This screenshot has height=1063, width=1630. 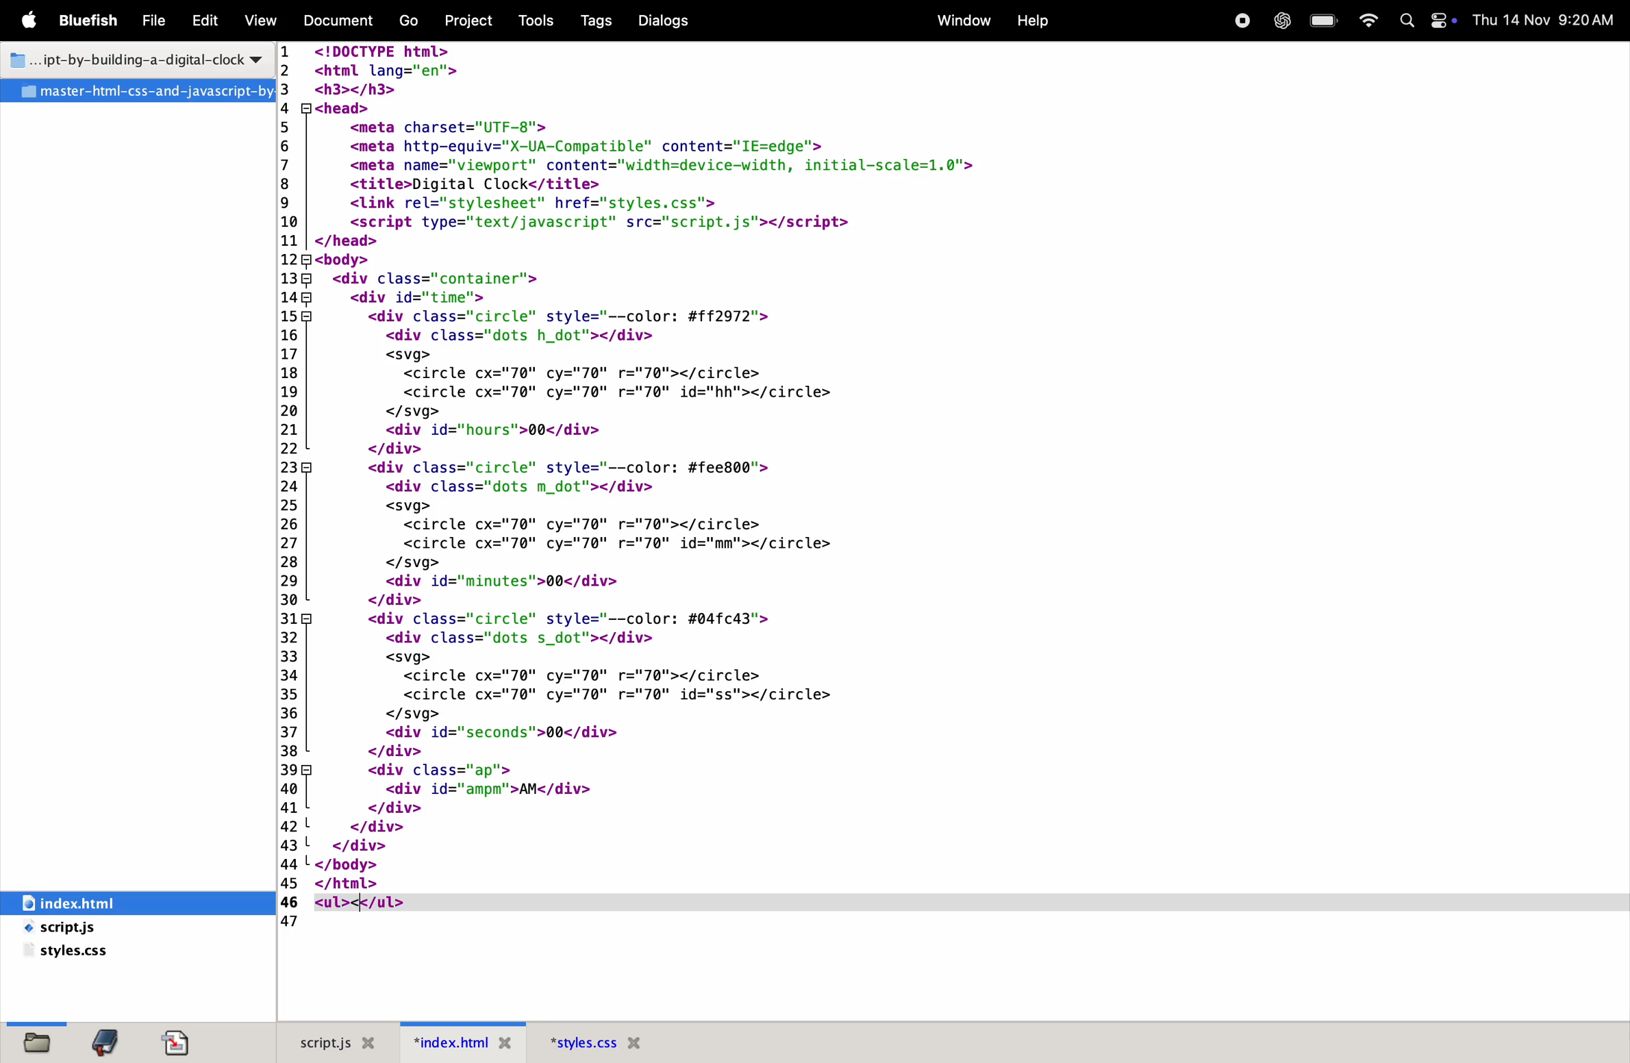 I want to click on document, so click(x=181, y=1042).